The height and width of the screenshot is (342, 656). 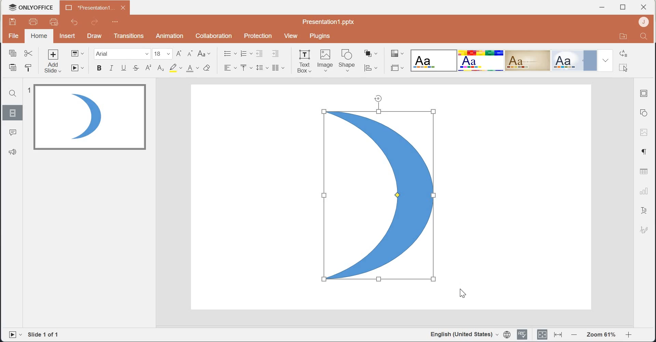 What do you see at coordinates (163, 54) in the screenshot?
I see `font size` at bounding box center [163, 54].